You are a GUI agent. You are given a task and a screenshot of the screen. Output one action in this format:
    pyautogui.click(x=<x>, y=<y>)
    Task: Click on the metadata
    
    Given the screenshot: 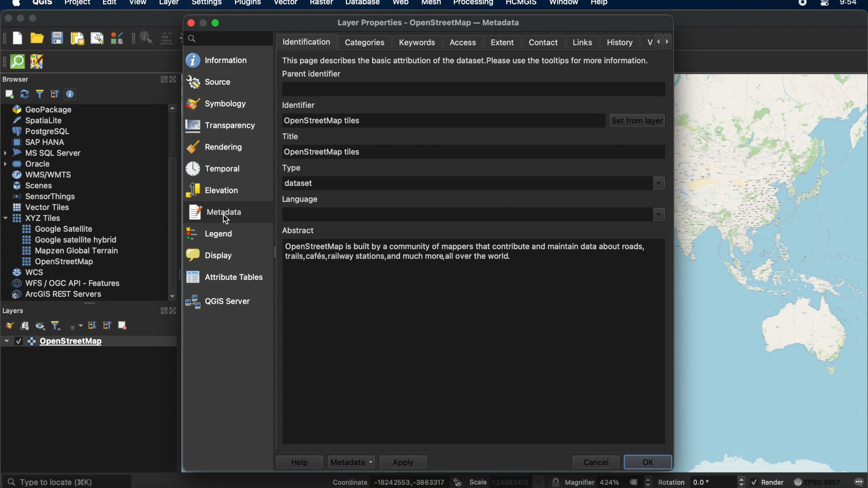 What is the action you would take?
    pyautogui.click(x=215, y=212)
    